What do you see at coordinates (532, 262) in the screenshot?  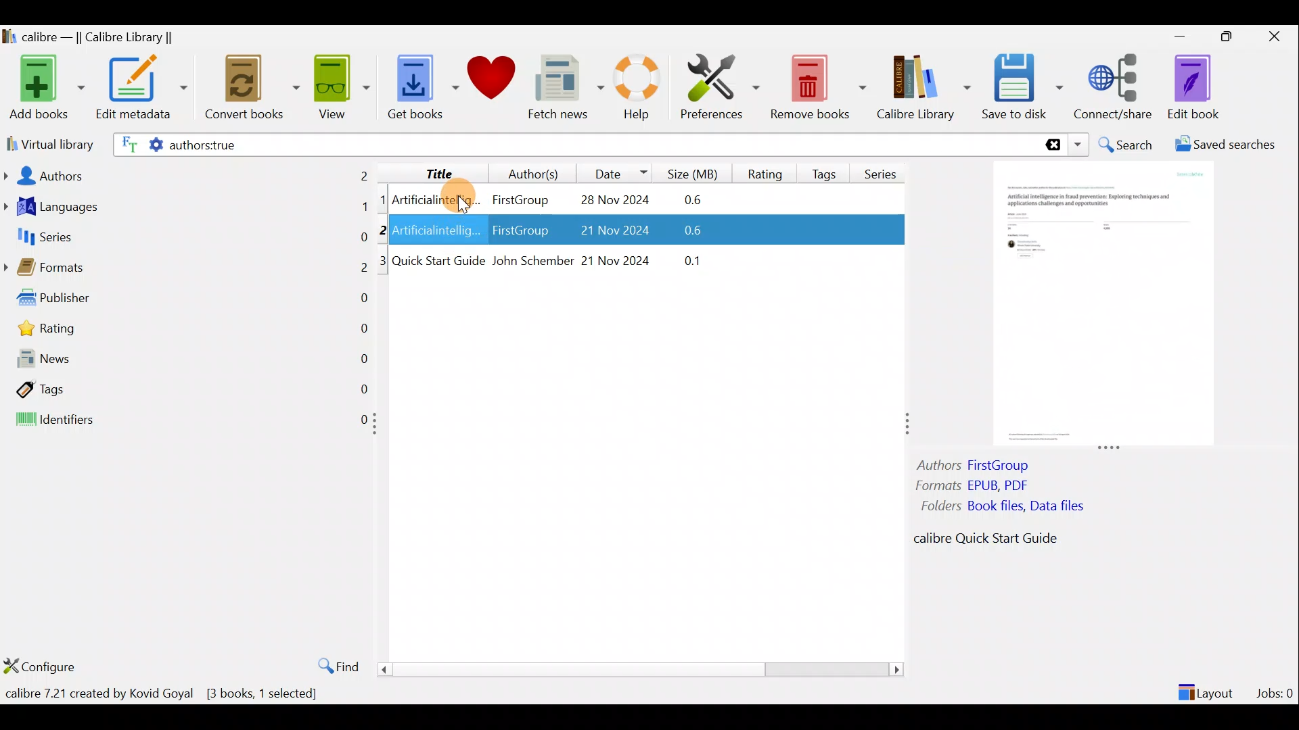 I see `John Schember` at bounding box center [532, 262].